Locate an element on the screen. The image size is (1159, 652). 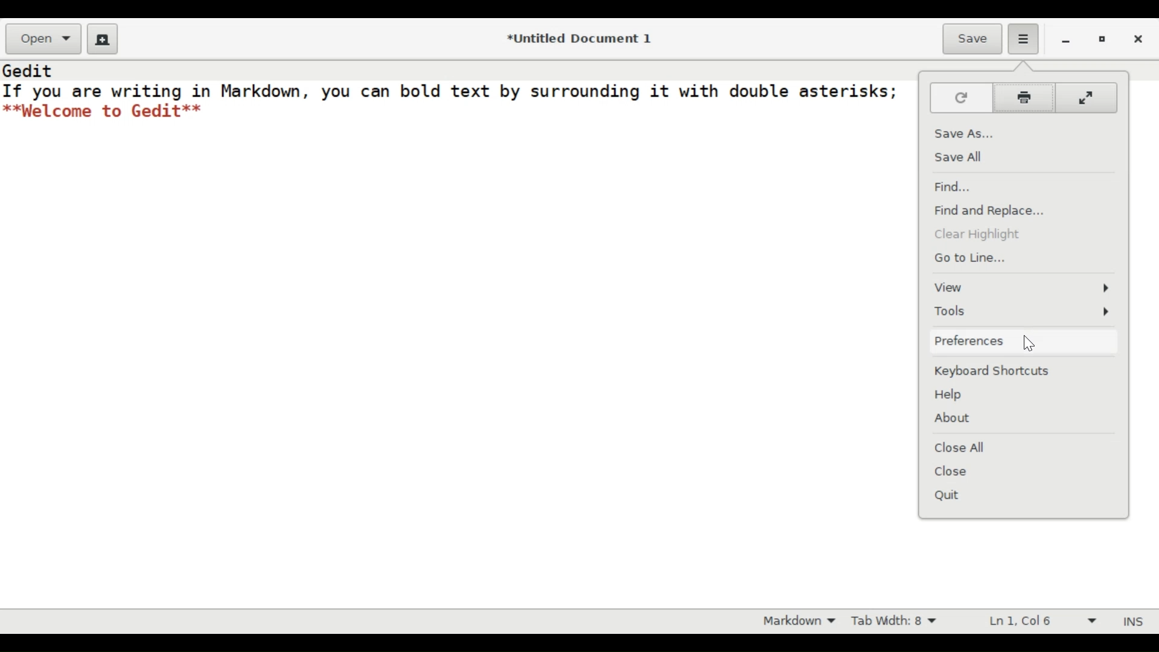
Help is located at coordinates (955, 395).